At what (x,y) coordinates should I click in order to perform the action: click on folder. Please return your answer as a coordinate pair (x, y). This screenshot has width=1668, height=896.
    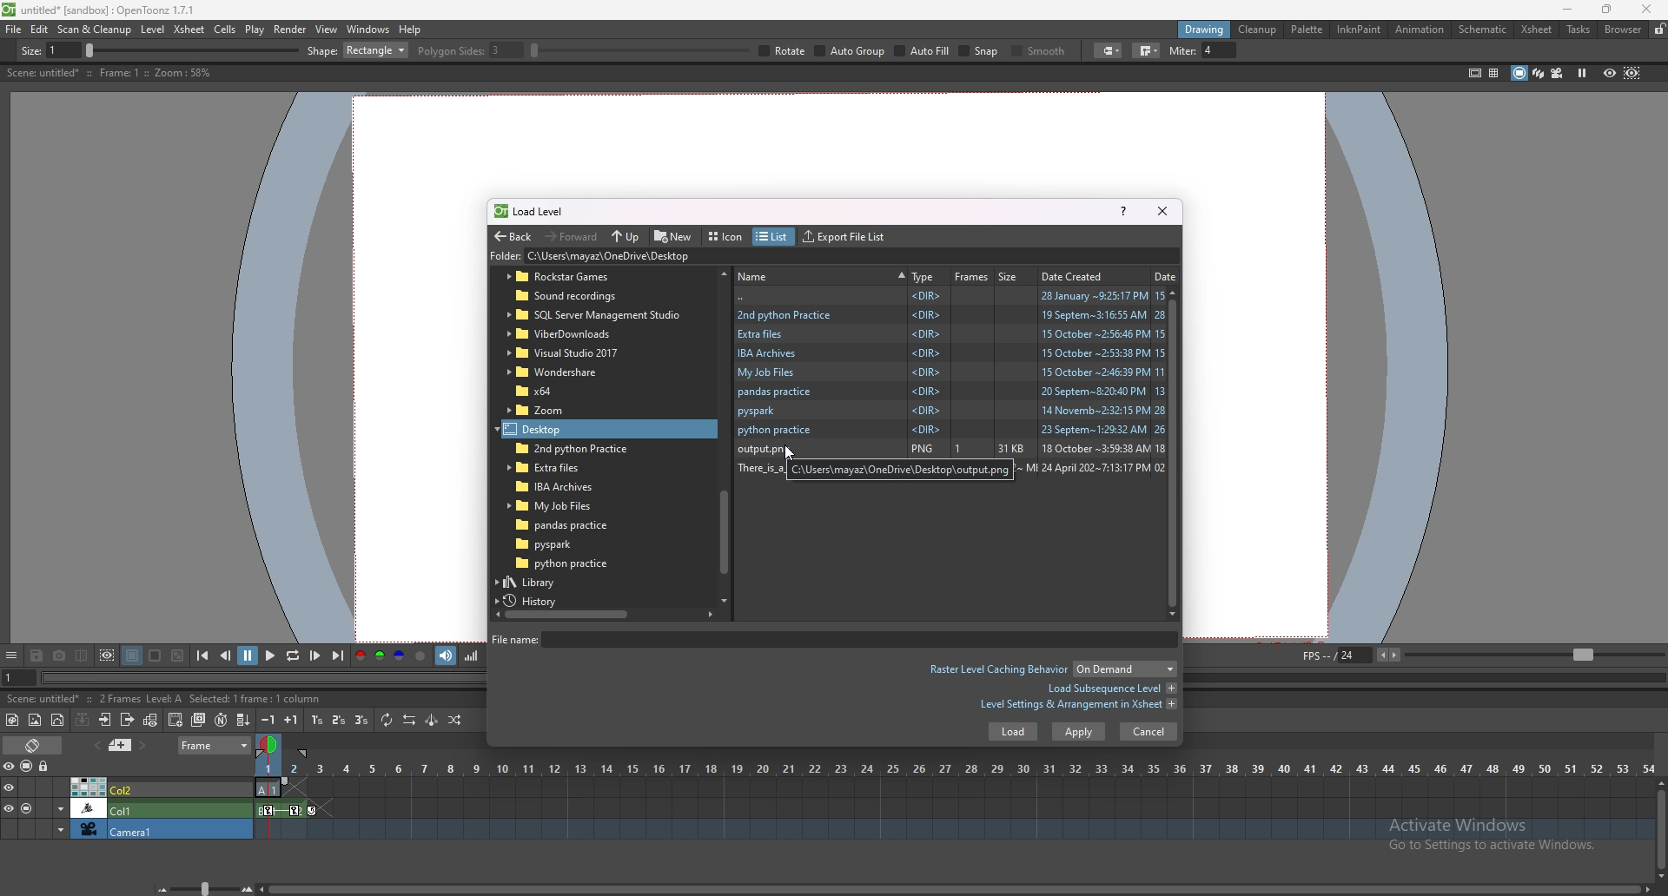
    Looking at the image, I should click on (567, 448).